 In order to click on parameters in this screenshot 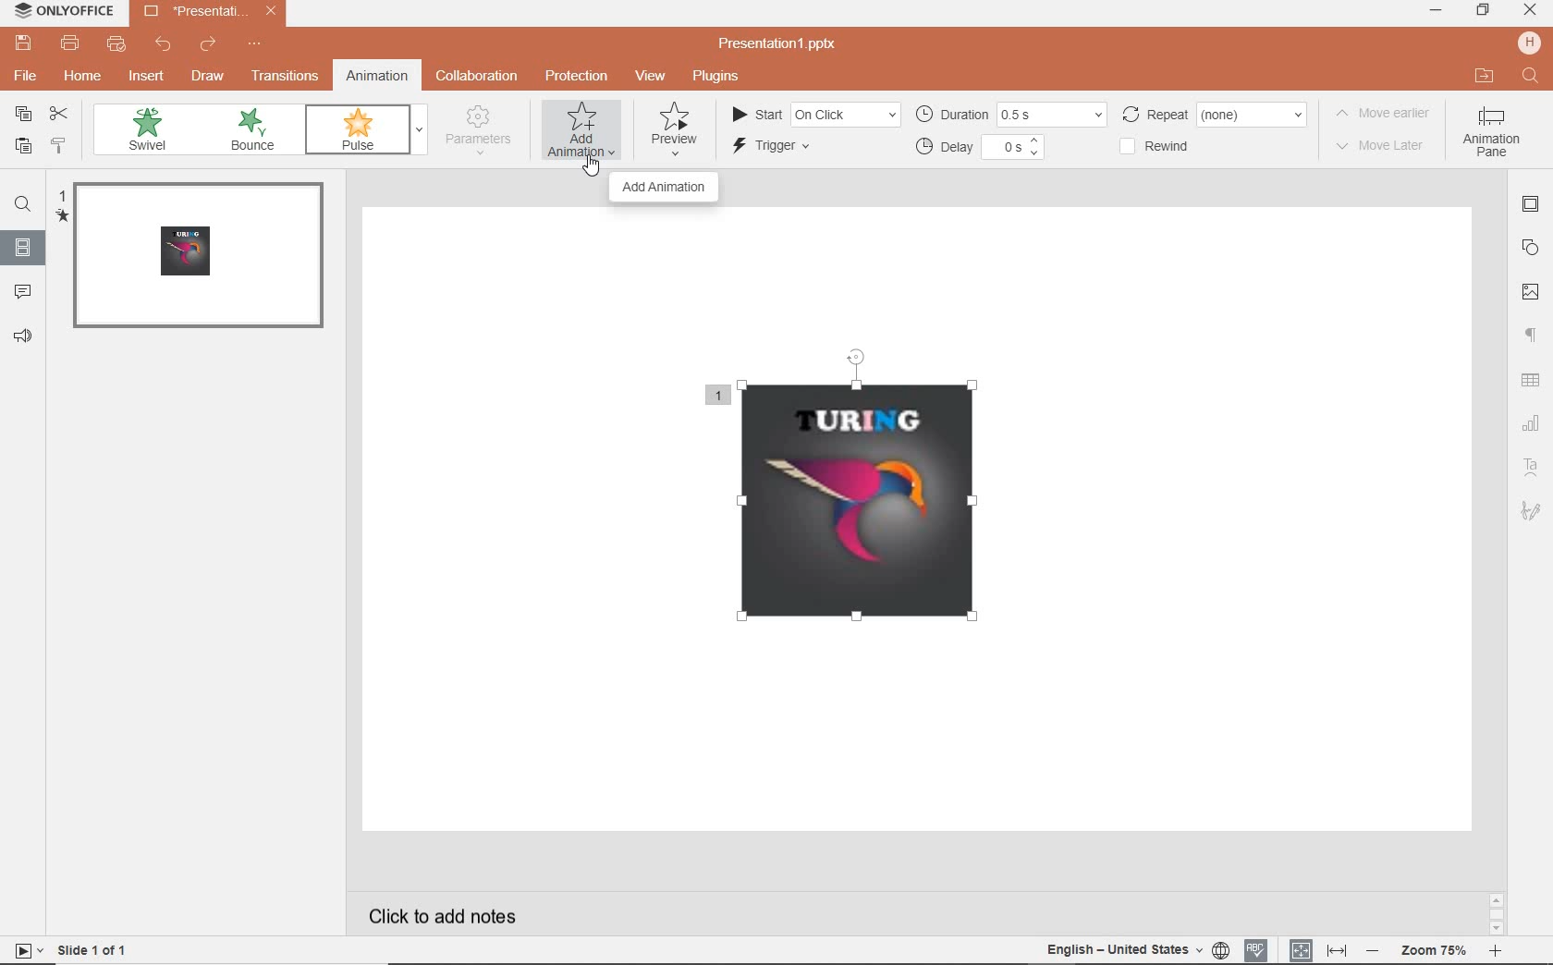, I will do `click(486, 132)`.